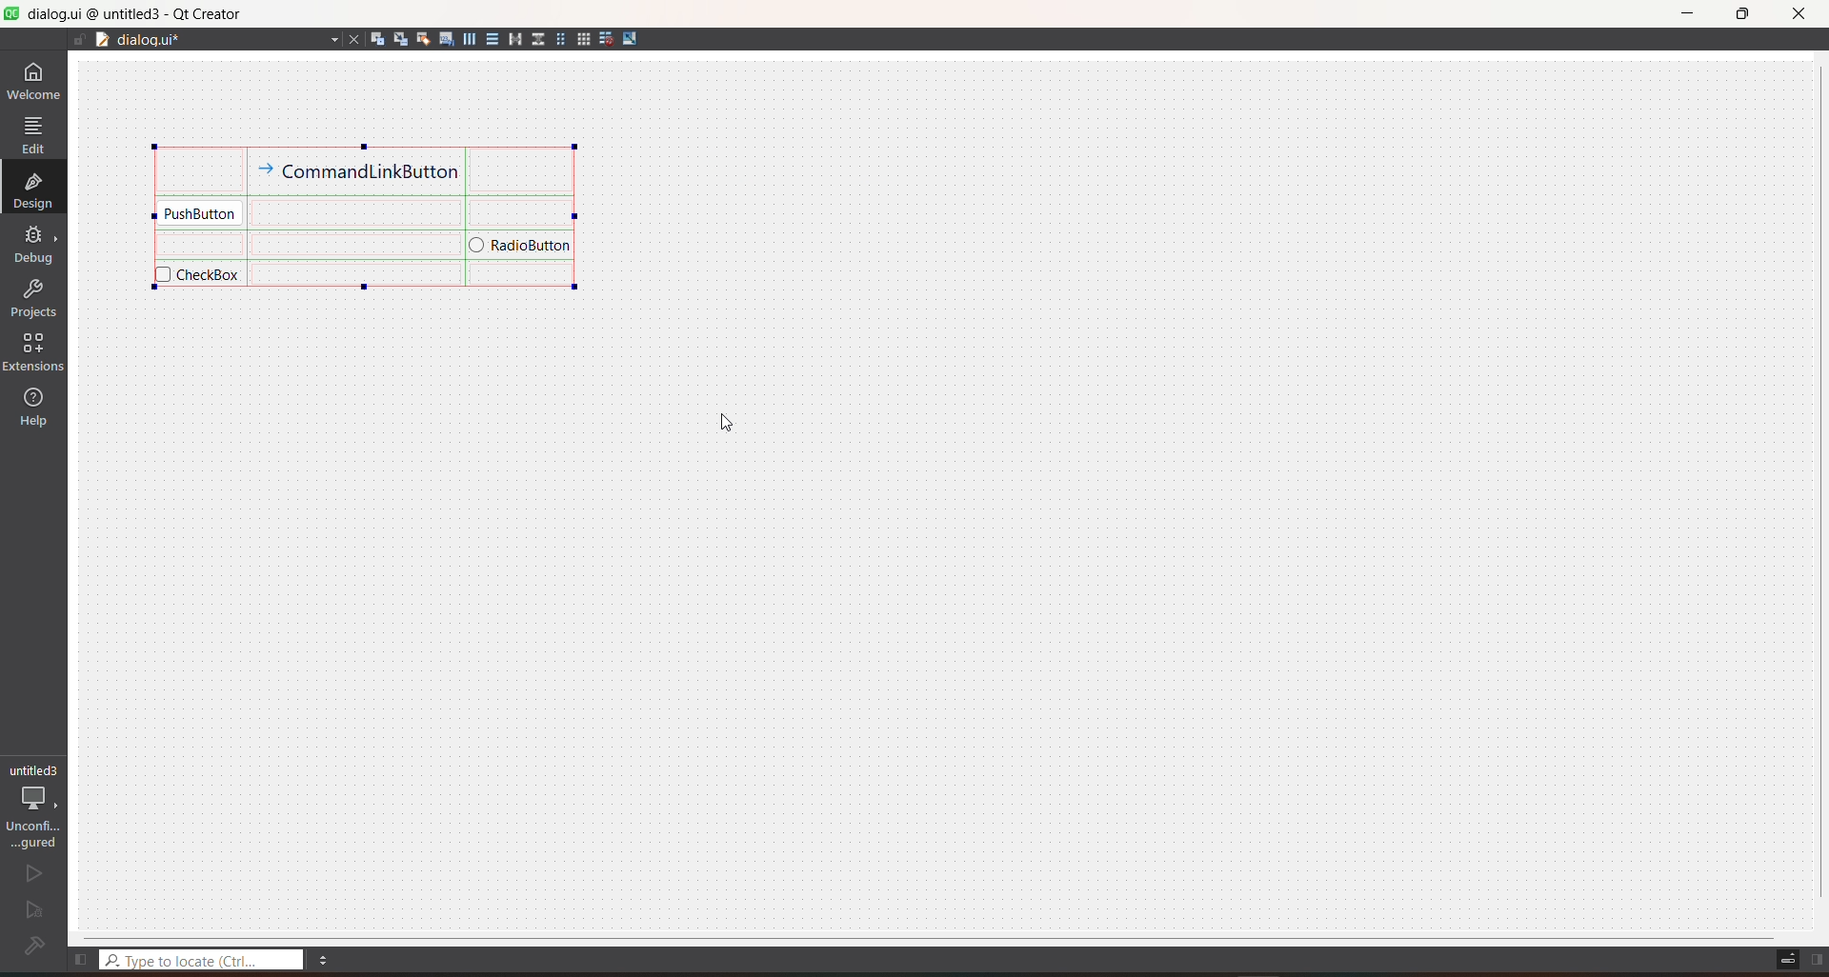  I want to click on break layout, so click(607, 39).